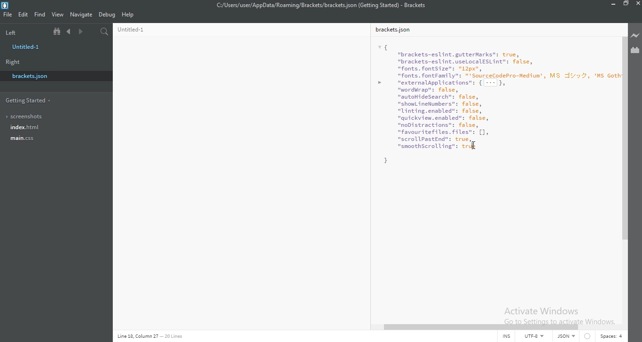 The width and height of the screenshot is (642, 342). Describe the element at coordinates (625, 138) in the screenshot. I see `scroll bar` at that location.